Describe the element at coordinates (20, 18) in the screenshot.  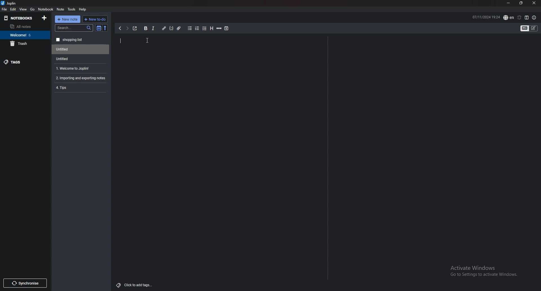
I see `notebooks` at that location.